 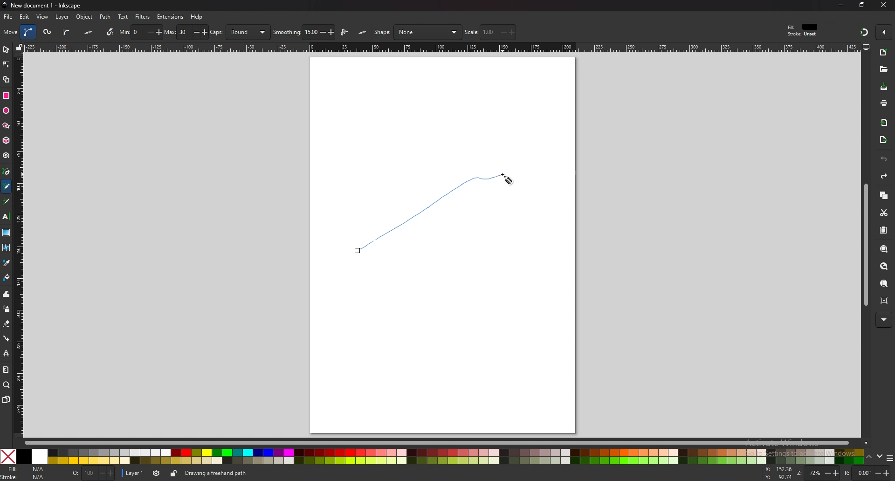 What do you see at coordinates (134, 473) in the screenshot?
I see `layer` at bounding box center [134, 473].